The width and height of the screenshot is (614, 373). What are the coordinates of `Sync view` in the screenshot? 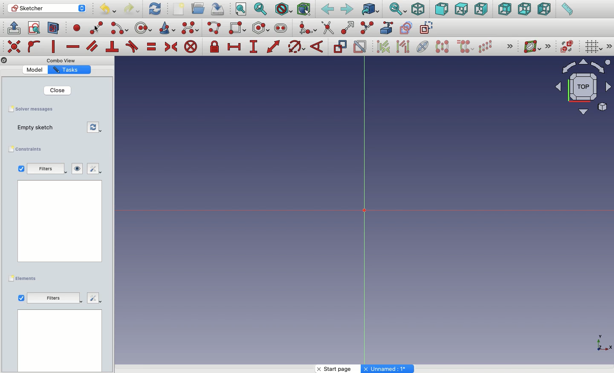 It's located at (398, 9).